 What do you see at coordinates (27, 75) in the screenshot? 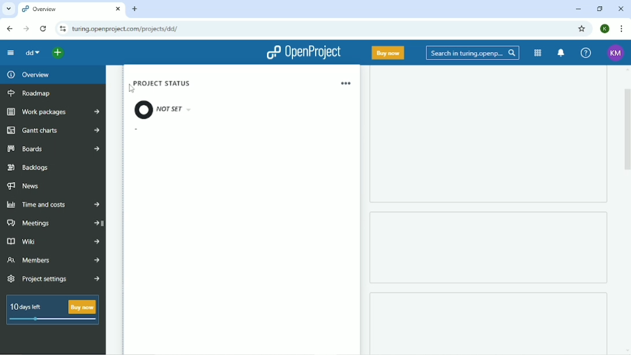
I see `Overview` at bounding box center [27, 75].